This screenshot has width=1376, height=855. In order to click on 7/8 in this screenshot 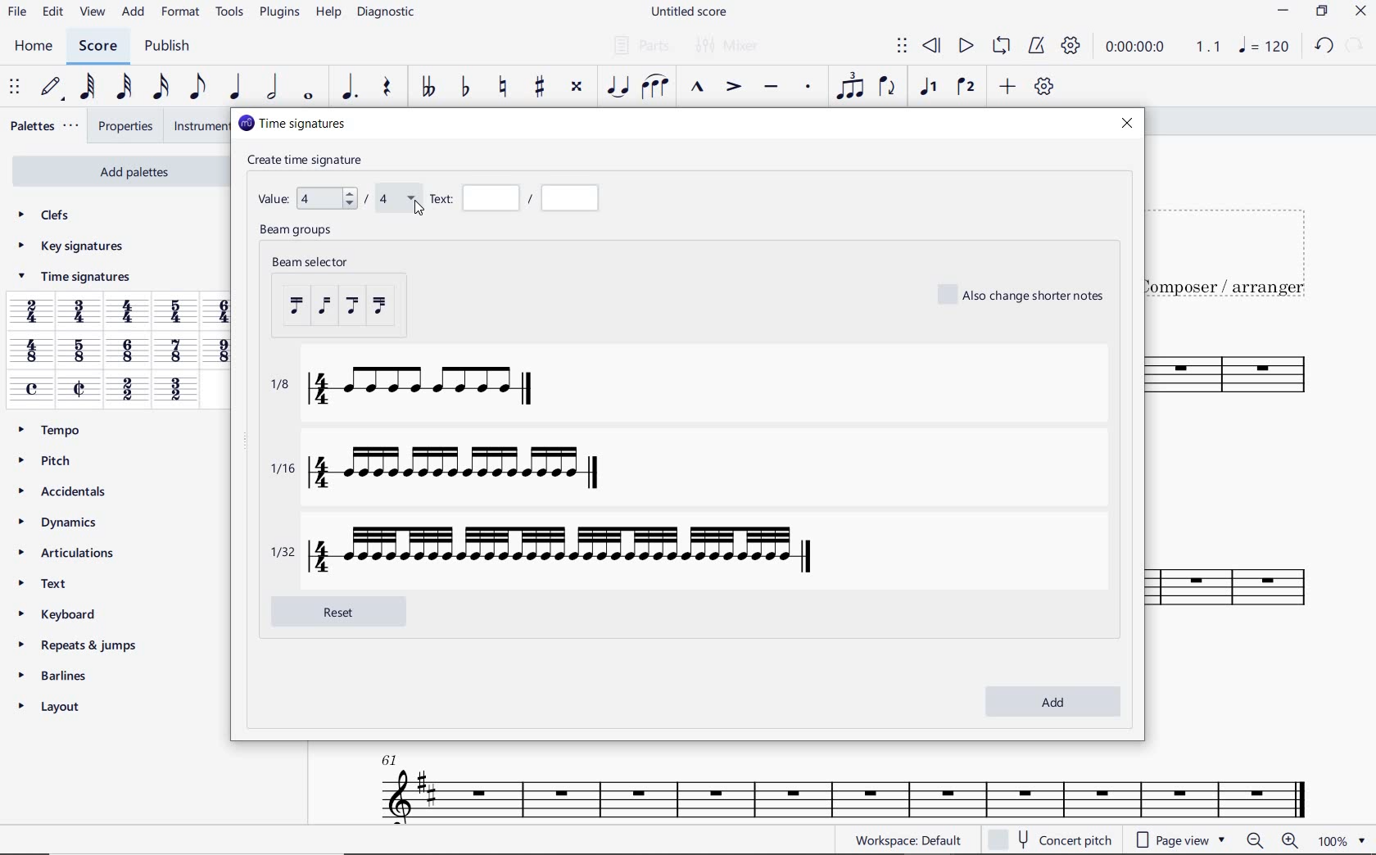, I will do `click(176, 352)`.